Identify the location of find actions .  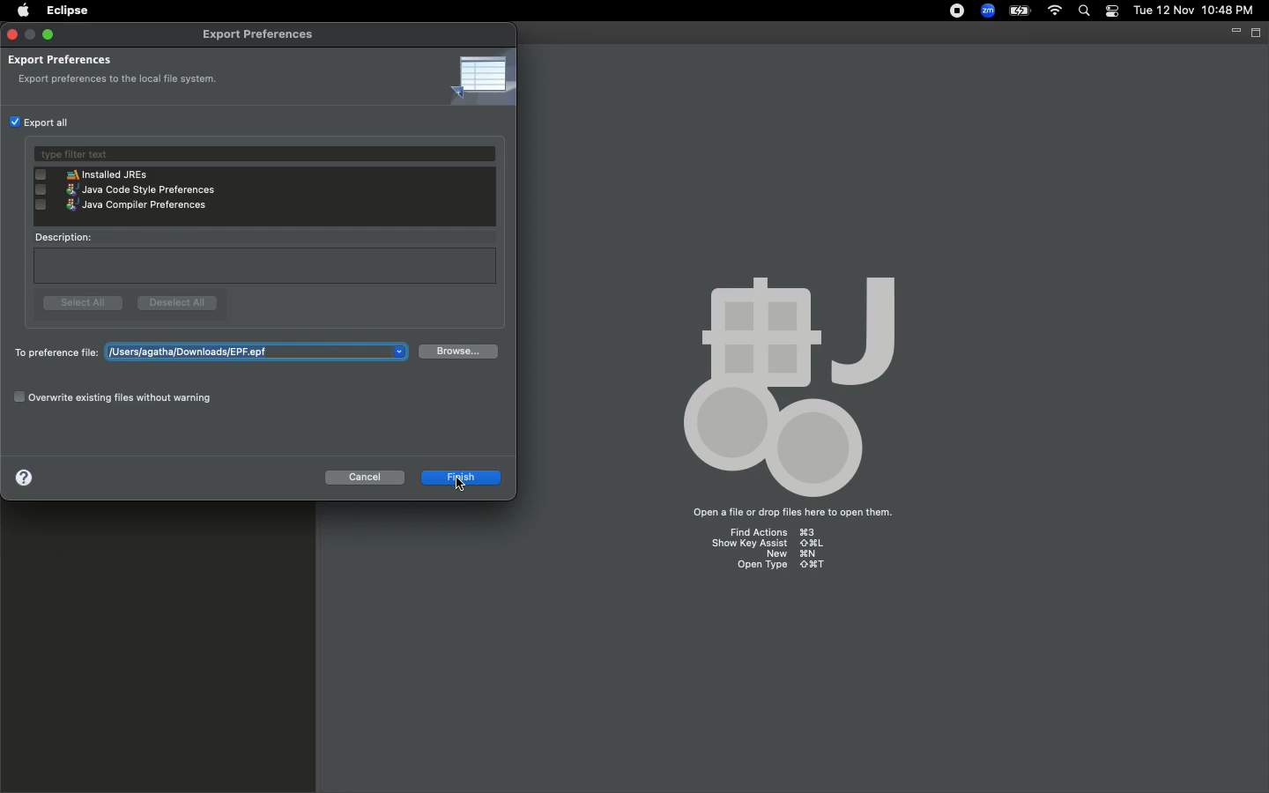
(764, 532).